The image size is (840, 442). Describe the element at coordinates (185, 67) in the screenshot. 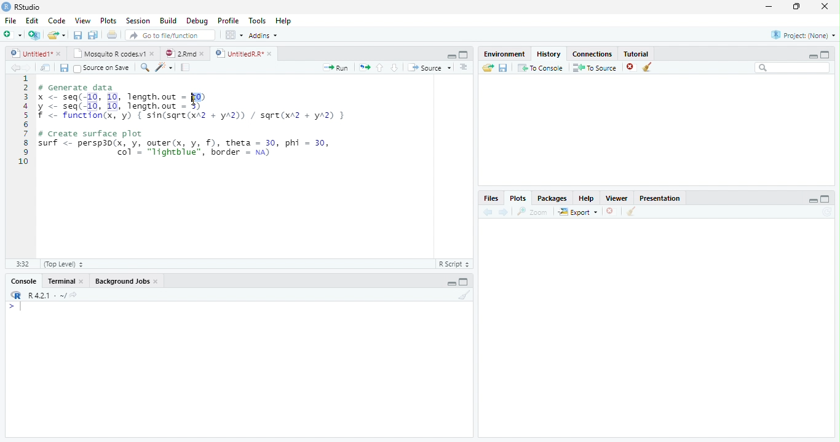

I see `Compile Report` at that location.